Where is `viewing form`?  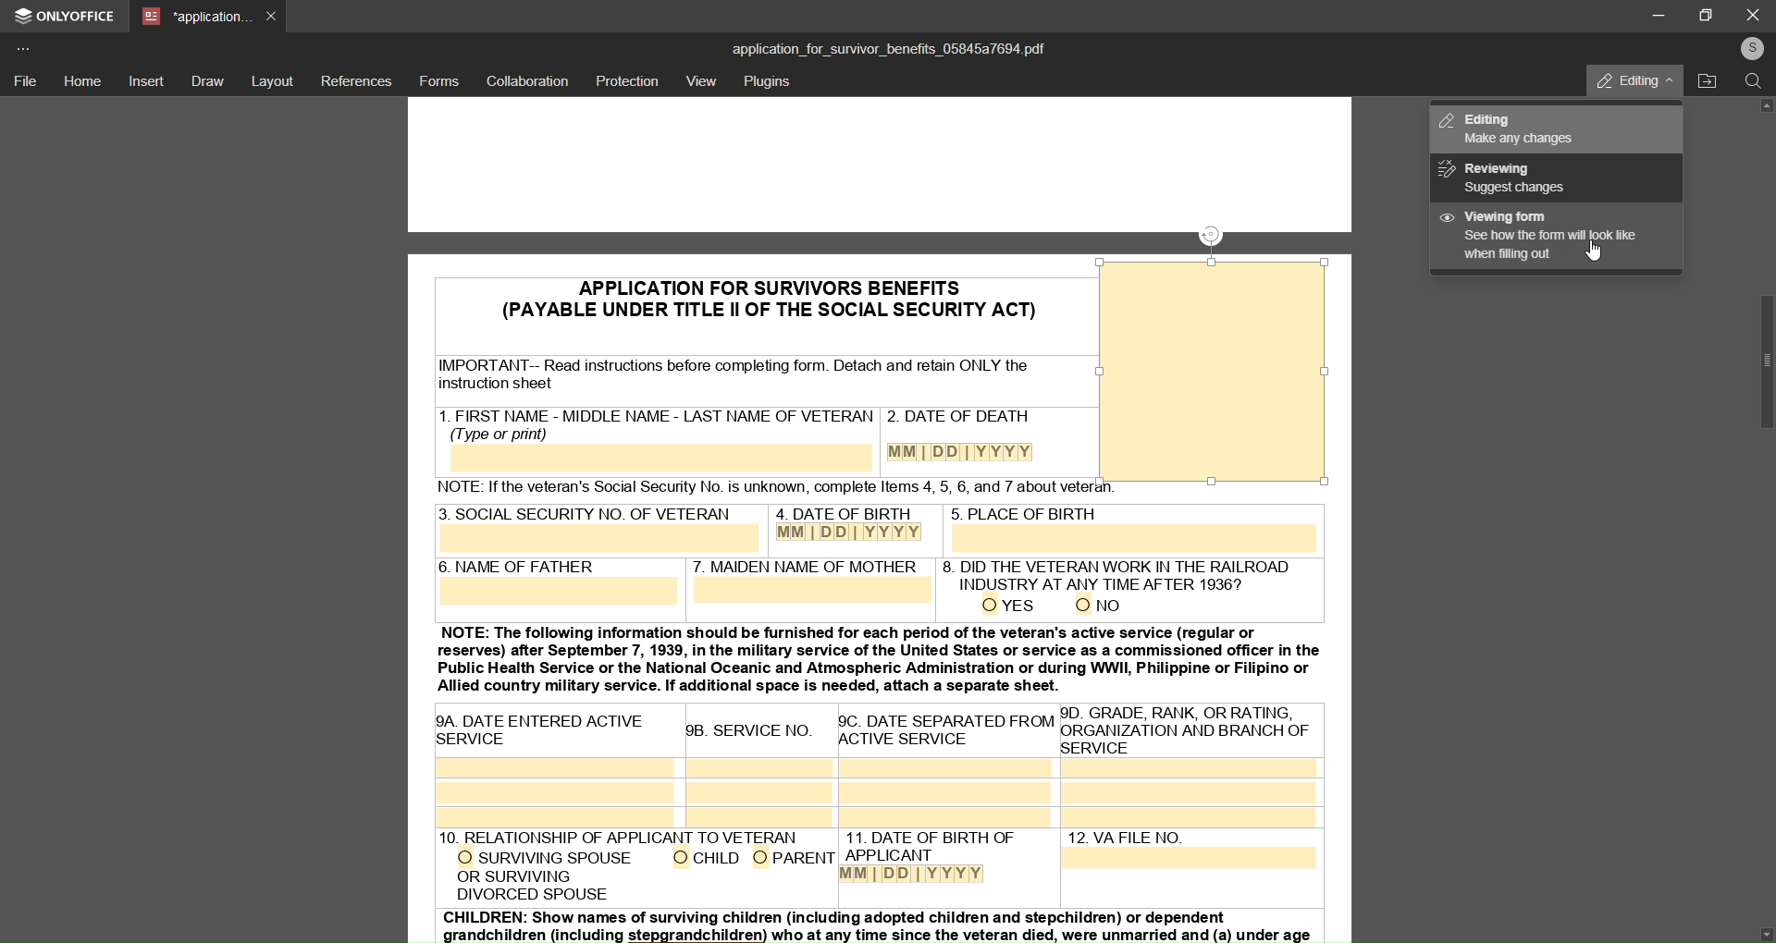 viewing form is located at coordinates (1540, 236).